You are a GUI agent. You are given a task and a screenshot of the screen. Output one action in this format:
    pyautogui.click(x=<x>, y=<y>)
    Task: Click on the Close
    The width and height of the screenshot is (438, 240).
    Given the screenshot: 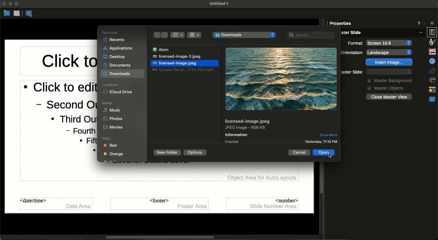 What is the action you would take?
    pyautogui.click(x=4, y=4)
    